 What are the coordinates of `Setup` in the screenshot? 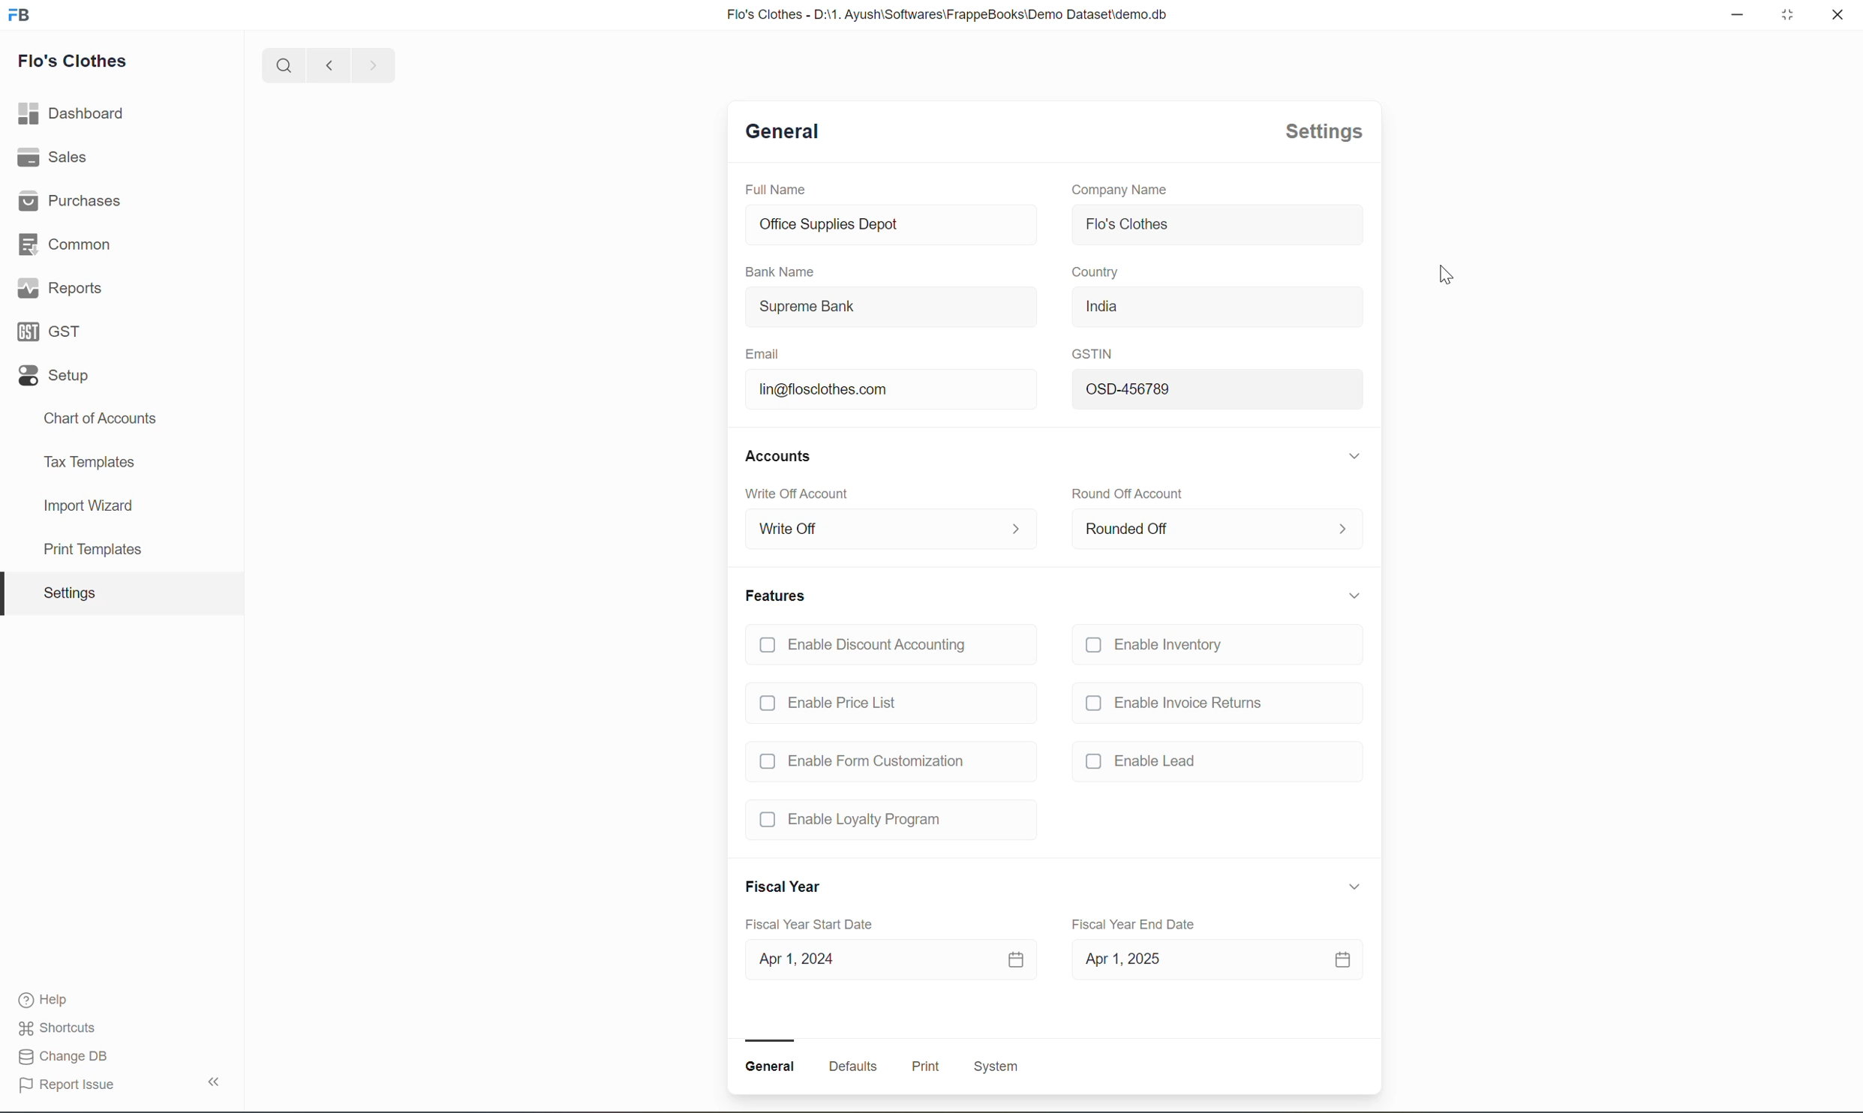 It's located at (54, 375).